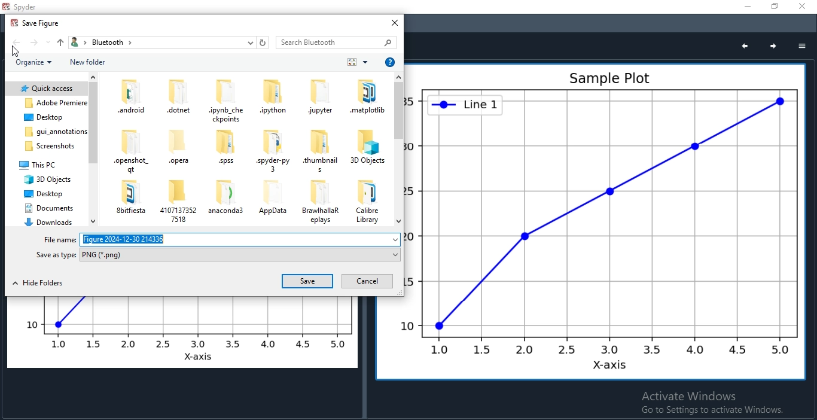 Image resolution: width=817 pixels, height=420 pixels. Describe the element at coordinates (179, 201) in the screenshot. I see `files` at that location.